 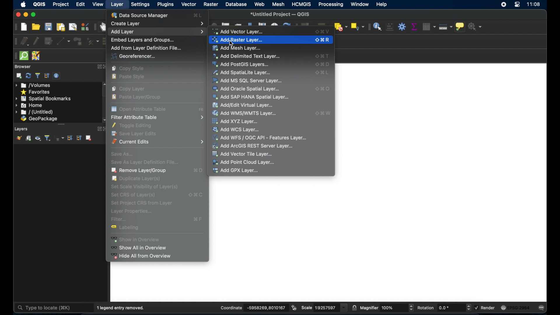 I want to click on Increase or decrease, so click(x=411, y=308).